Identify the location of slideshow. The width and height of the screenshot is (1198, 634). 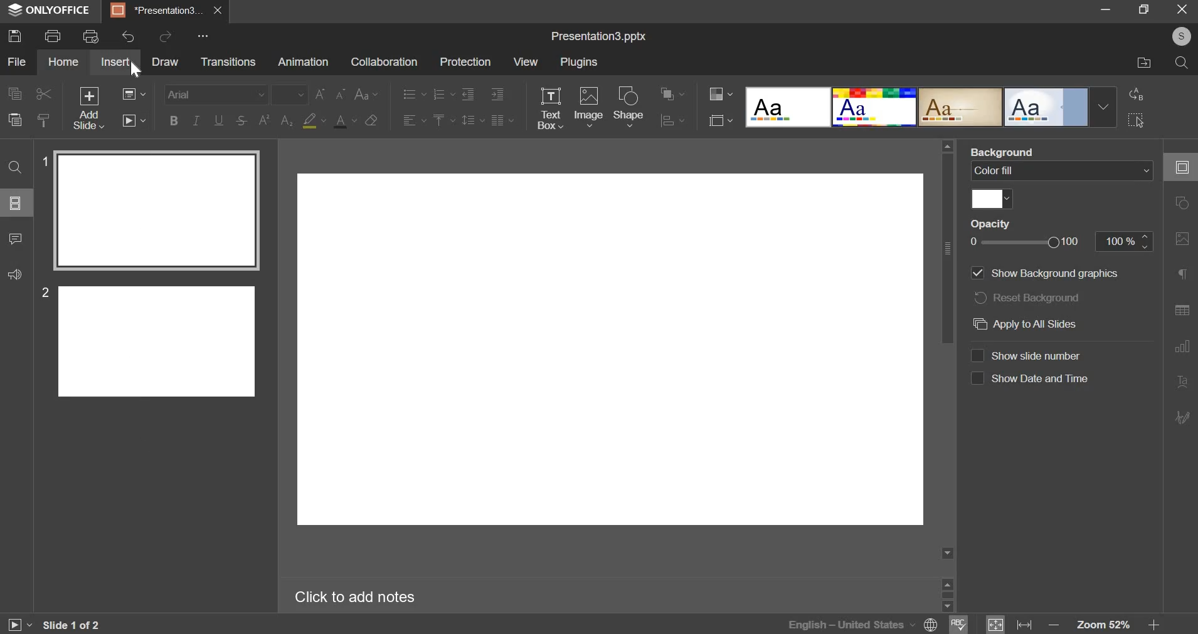
(134, 120).